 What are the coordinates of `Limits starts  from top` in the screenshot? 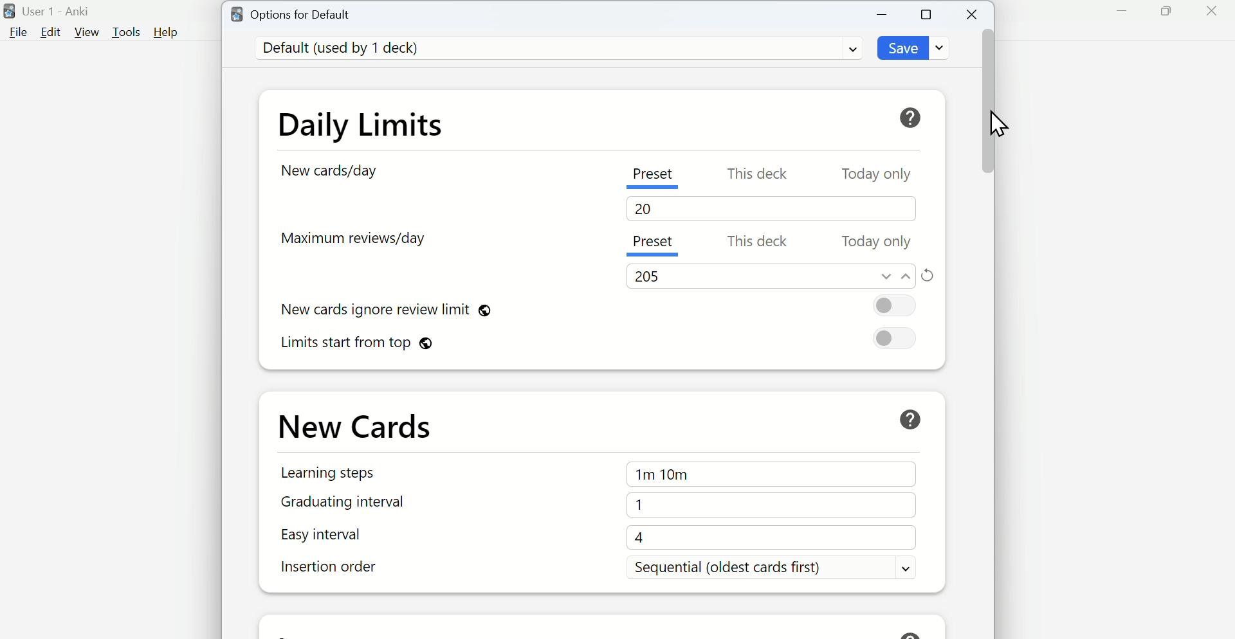 It's located at (599, 338).